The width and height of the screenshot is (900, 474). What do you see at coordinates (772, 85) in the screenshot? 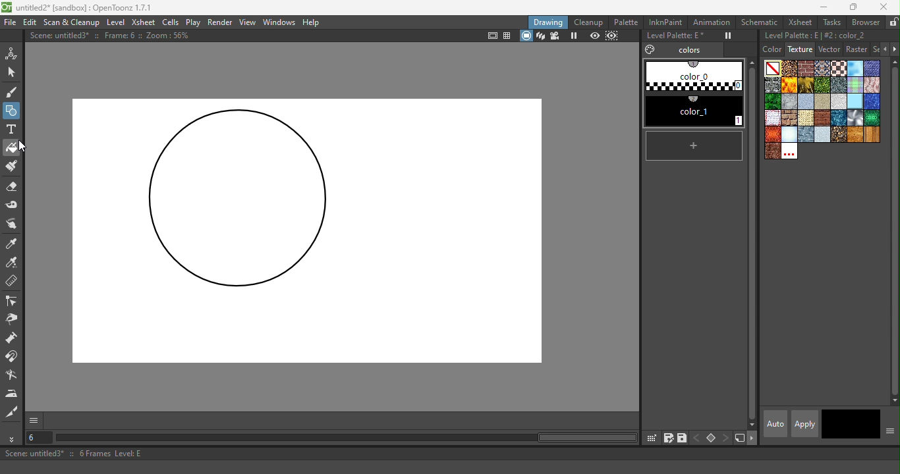
I see `Drystonewall.bmp` at bounding box center [772, 85].